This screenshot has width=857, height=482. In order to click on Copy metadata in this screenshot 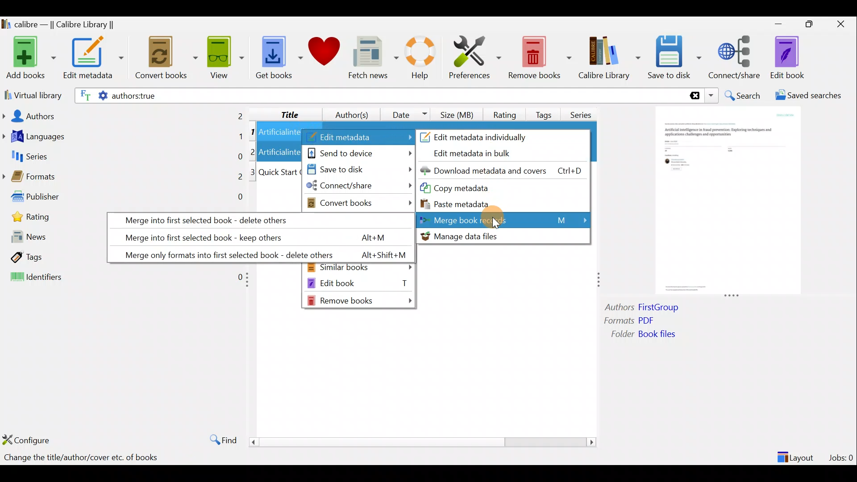, I will do `click(473, 187)`.